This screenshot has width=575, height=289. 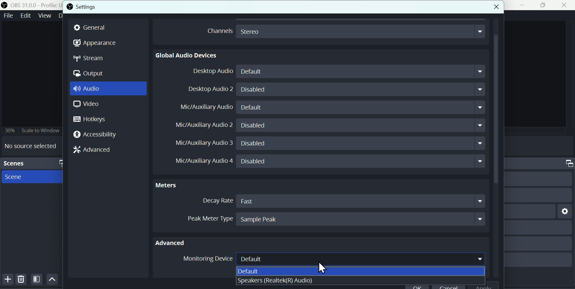 I want to click on Appearance, so click(x=96, y=43).